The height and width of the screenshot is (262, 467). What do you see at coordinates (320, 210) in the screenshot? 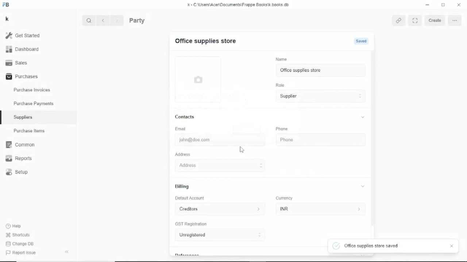
I see `INR` at bounding box center [320, 210].